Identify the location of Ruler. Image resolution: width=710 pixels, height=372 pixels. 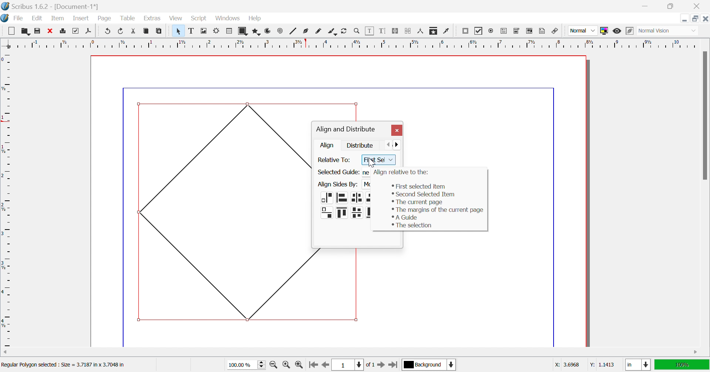
(7, 199).